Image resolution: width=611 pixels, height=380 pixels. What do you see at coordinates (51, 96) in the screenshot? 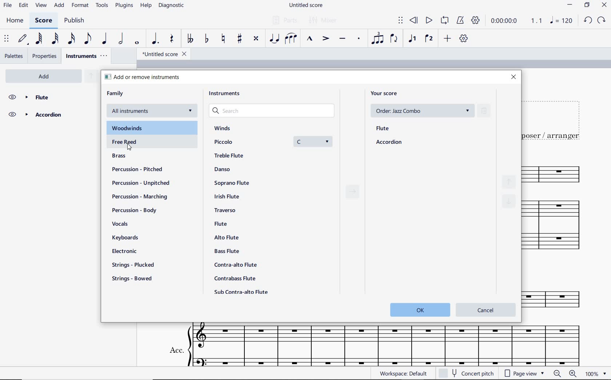
I see `flute` at bounding box center [51, 96].